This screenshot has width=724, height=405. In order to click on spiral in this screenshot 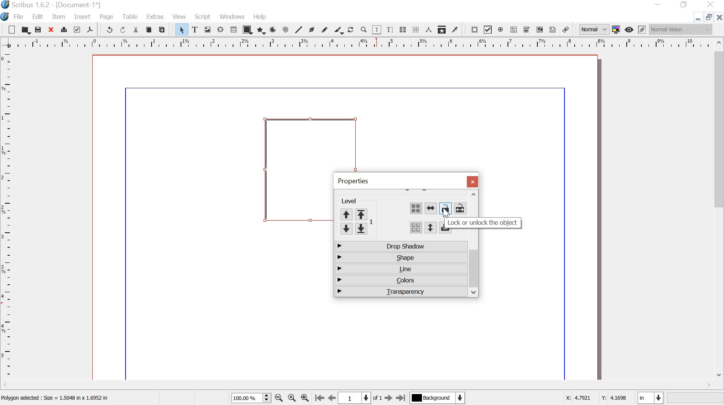, I will do `click(287, 29)`.